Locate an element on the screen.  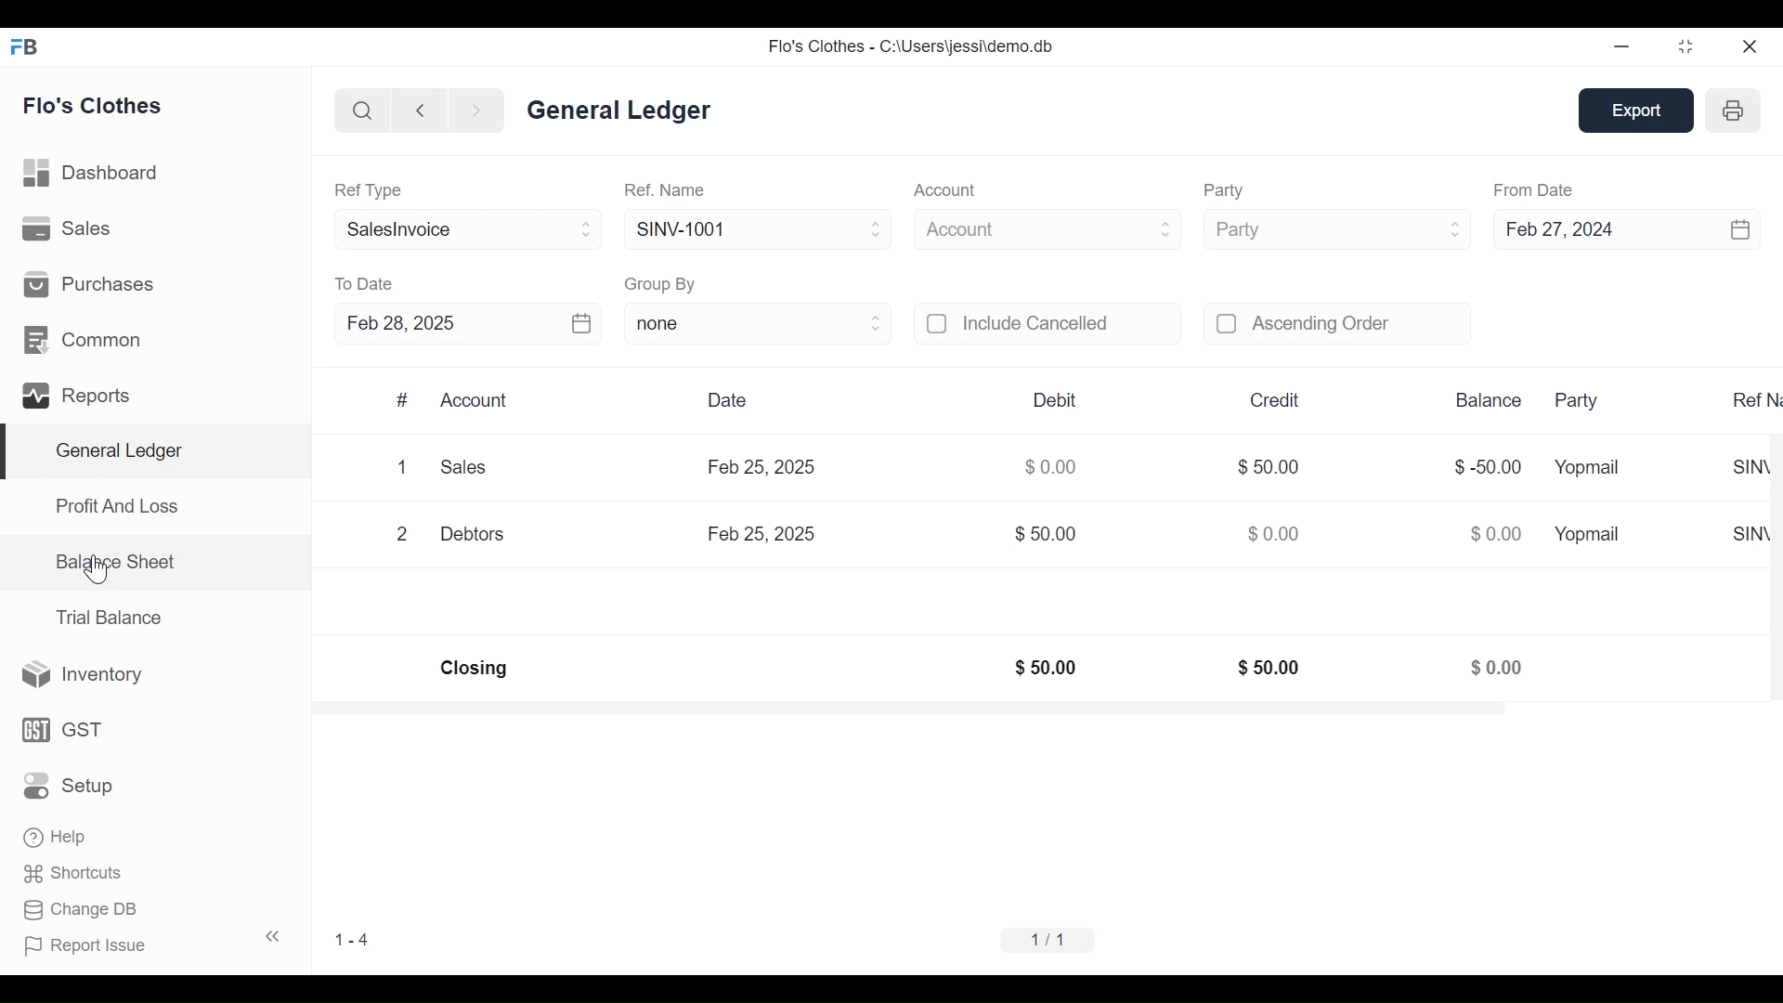
checkbox is located at coordinates (1228, 323).